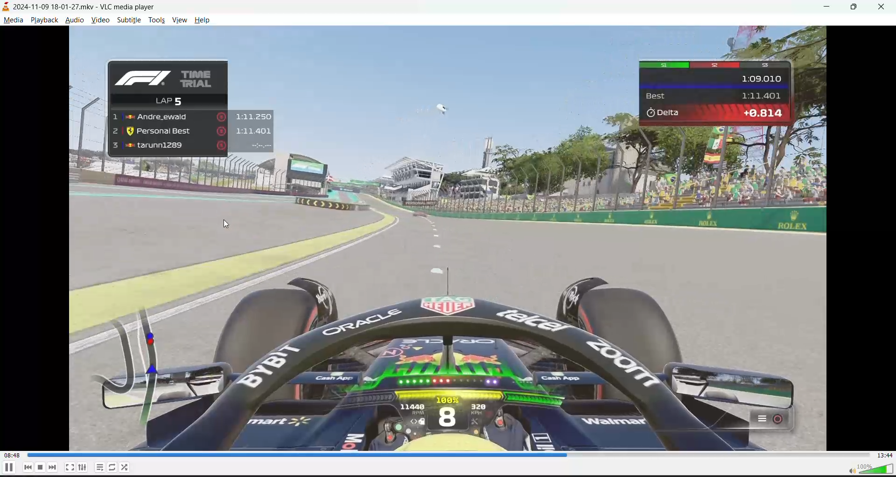 This screenshot has height=477, width=896. Describe the element at coordinates (885, 6) in the screenshot. I see `close` at that location.